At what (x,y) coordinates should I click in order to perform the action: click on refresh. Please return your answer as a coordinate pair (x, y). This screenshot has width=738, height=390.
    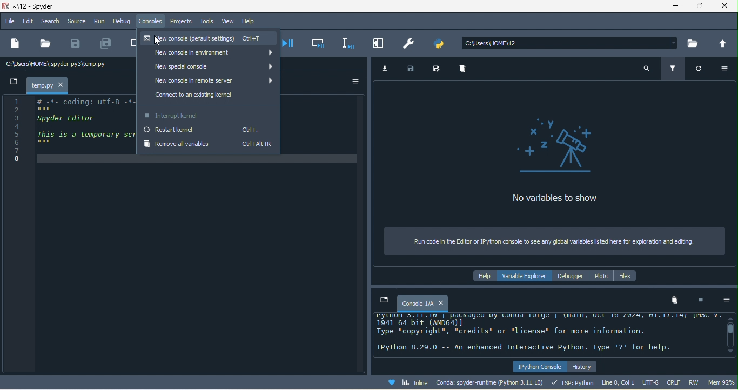
    Looking at the image, I should click on (703, 71).